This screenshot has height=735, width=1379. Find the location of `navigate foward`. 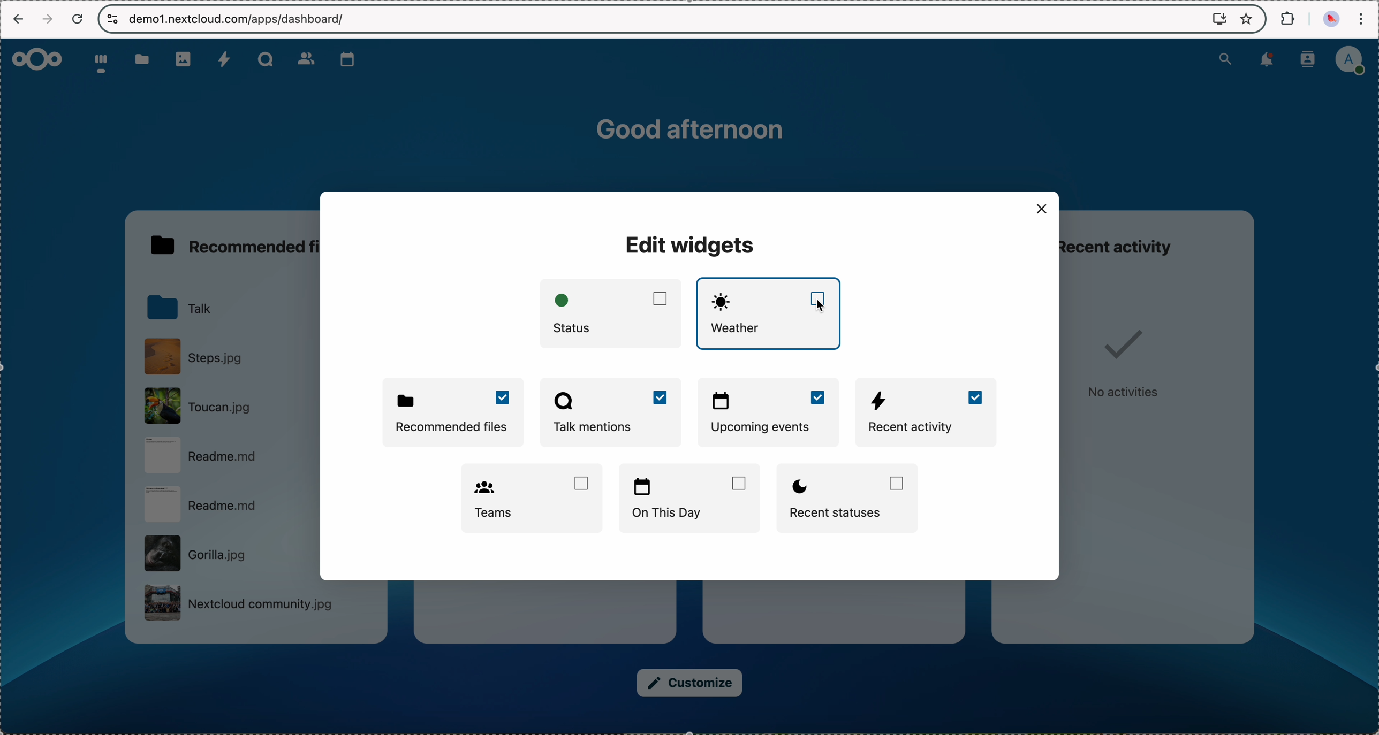

navigate foward is located at coordinates (50, 18).